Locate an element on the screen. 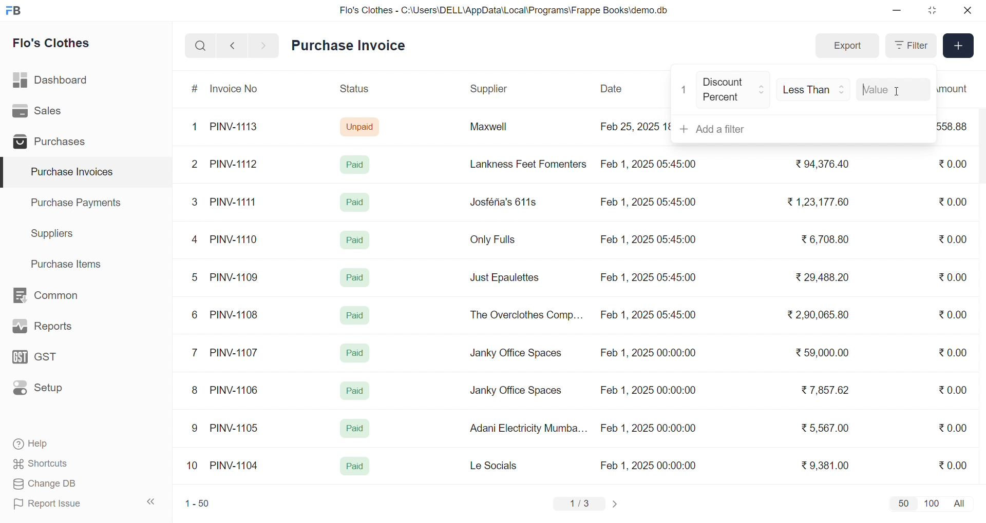  Le Socials is located at coordinates (502, 465).